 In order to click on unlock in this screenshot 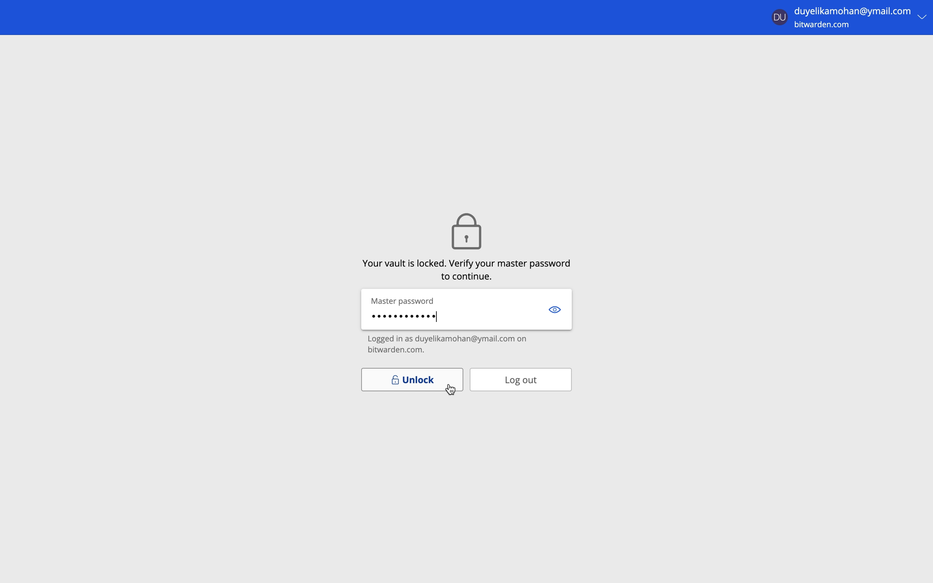, I will do `click(411, 379)`.